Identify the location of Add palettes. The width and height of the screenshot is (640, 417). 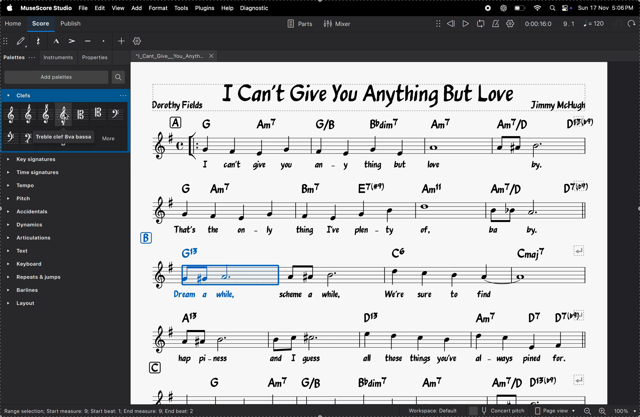
(59, 78).